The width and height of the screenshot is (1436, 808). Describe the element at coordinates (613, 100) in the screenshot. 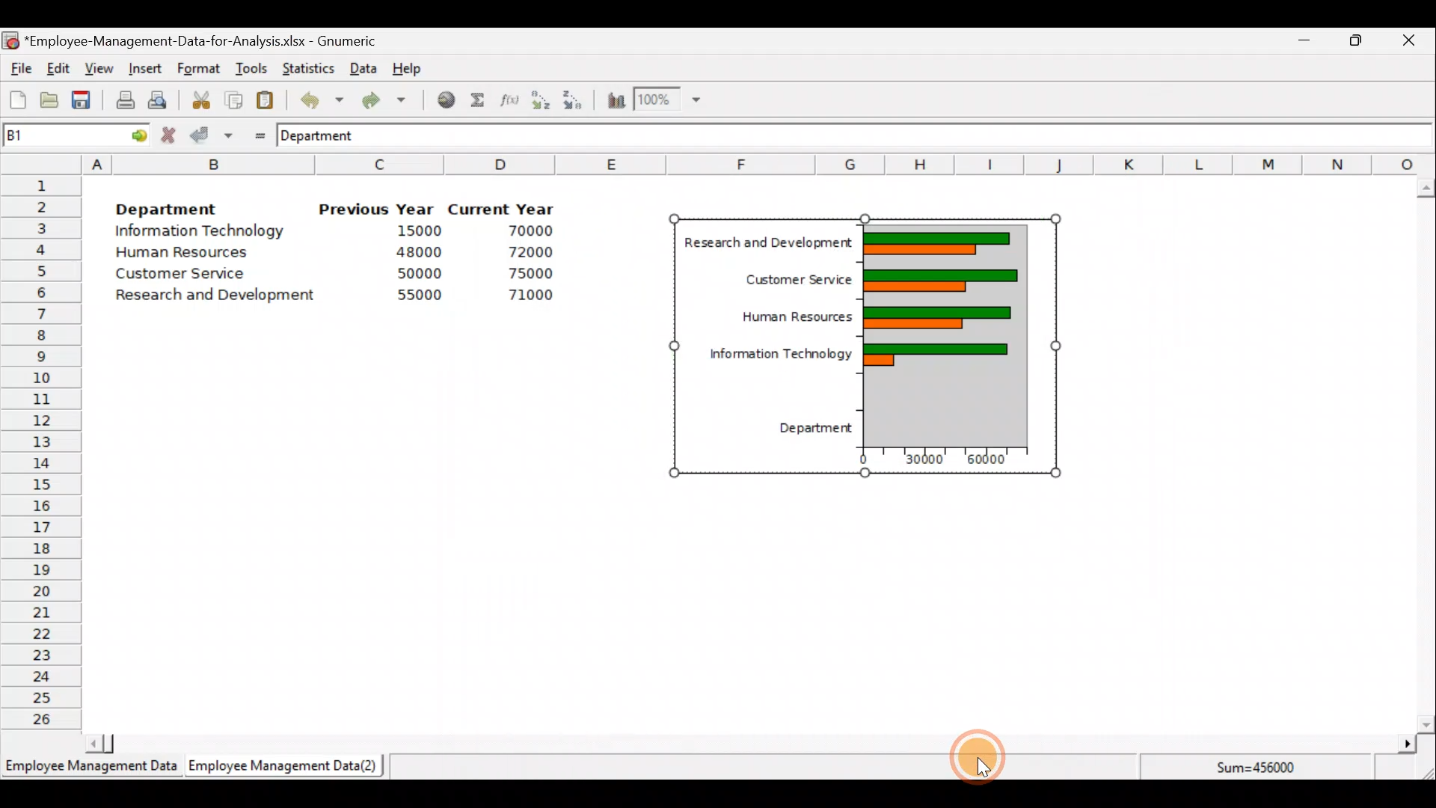

I see `Insert a chart` at that location.